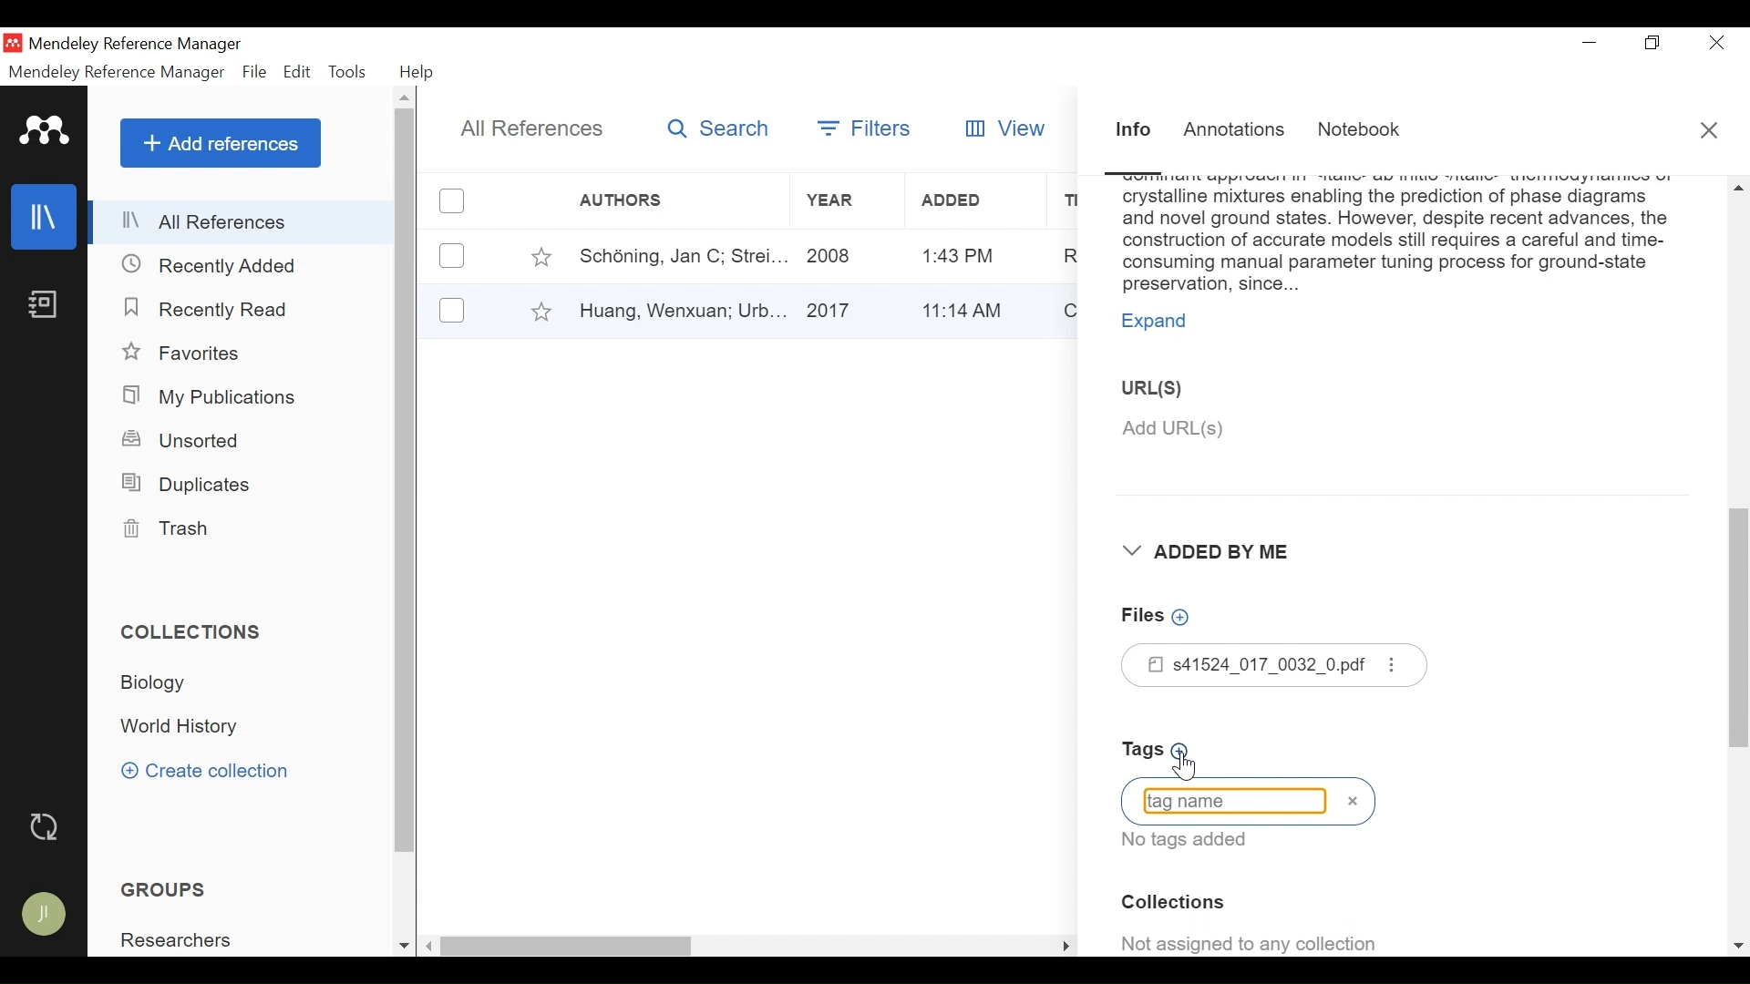  What do you see at coordinates (1719, 42) in the screenshot?
I see `Close` at bounding box center [1719, 42].